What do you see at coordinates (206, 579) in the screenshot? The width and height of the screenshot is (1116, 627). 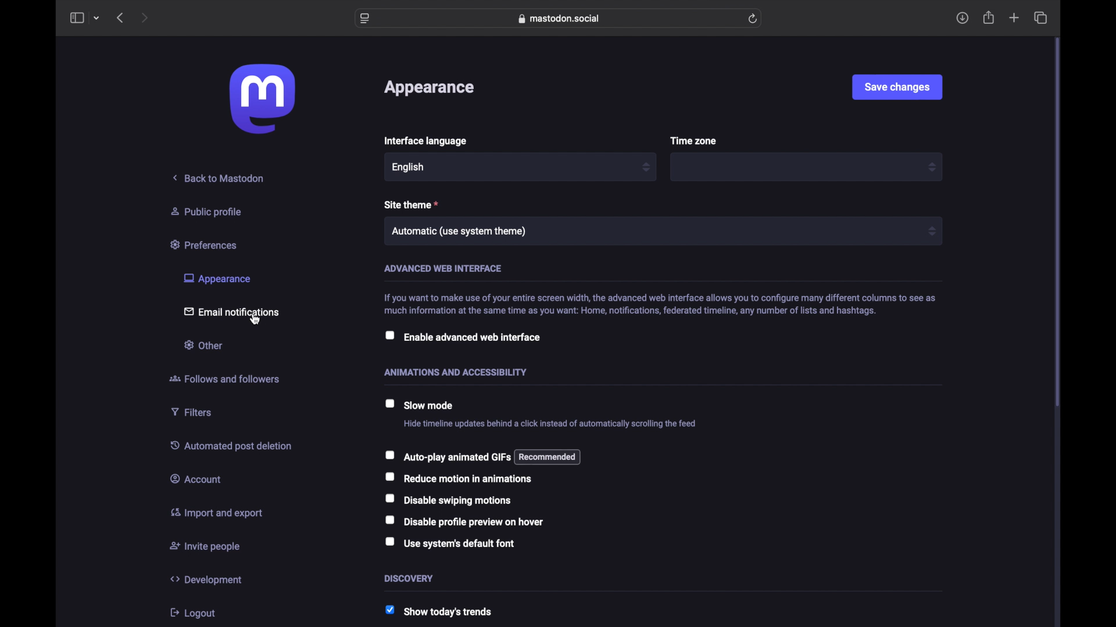 I see `development` at bounding box center [206, 579].